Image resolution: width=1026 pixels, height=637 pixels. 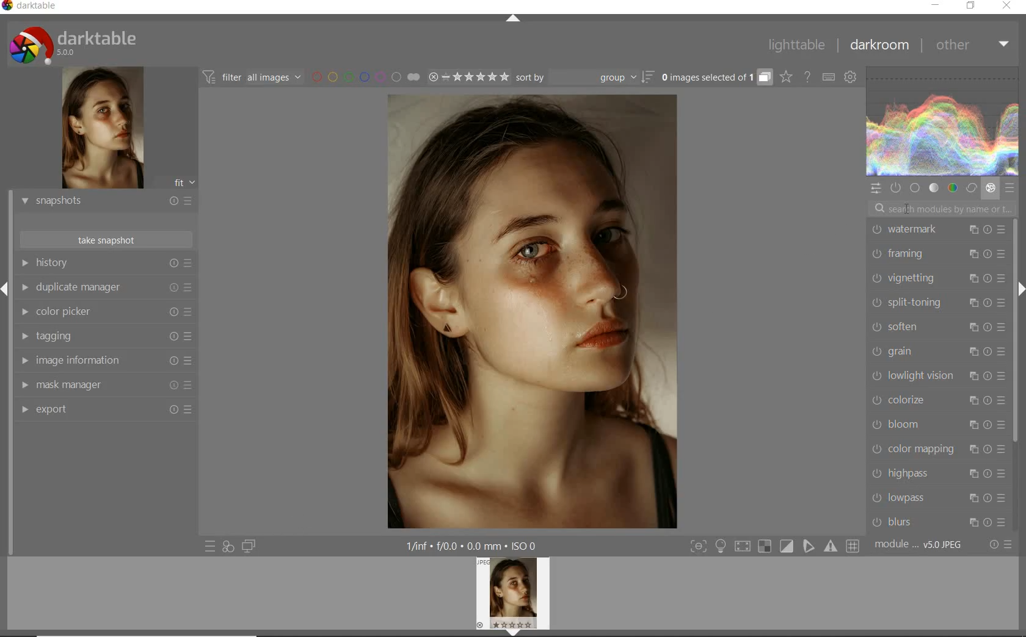 I want to click on darkroom, so click(x=880, y=47).